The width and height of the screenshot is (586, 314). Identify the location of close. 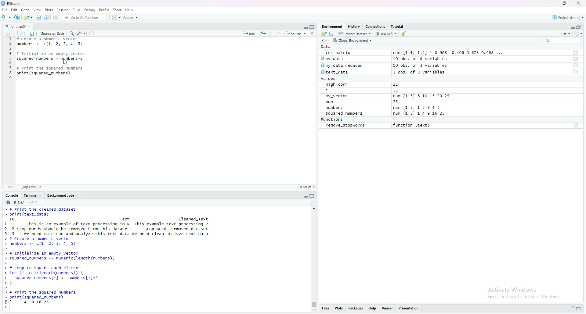
(31, 26).